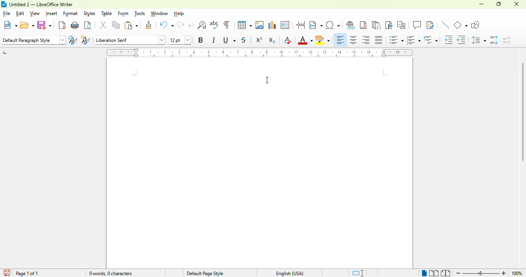  What do you see at coordinates (204, 273) in the screenshot?
I see `page style` at bounding box center [204, 273].